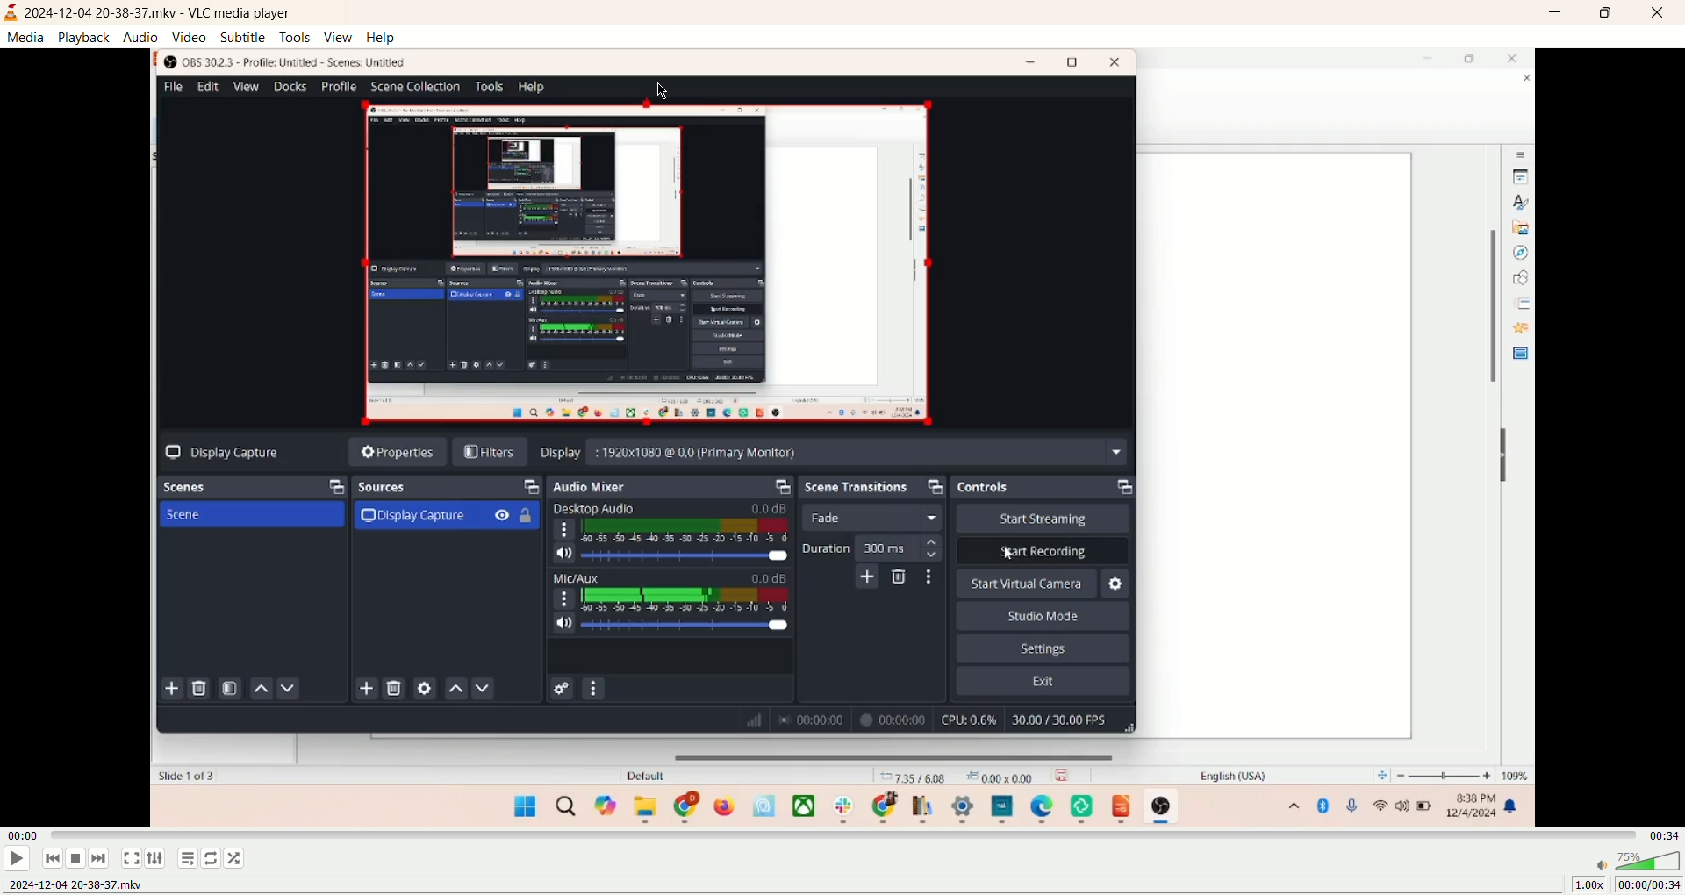 This screenshot has width=1685, height=895. Describe the element at coordinates (164, 12) in the screenshot. I see `2024-12-04 20-38-37.mkv - VLC media player` at that location.